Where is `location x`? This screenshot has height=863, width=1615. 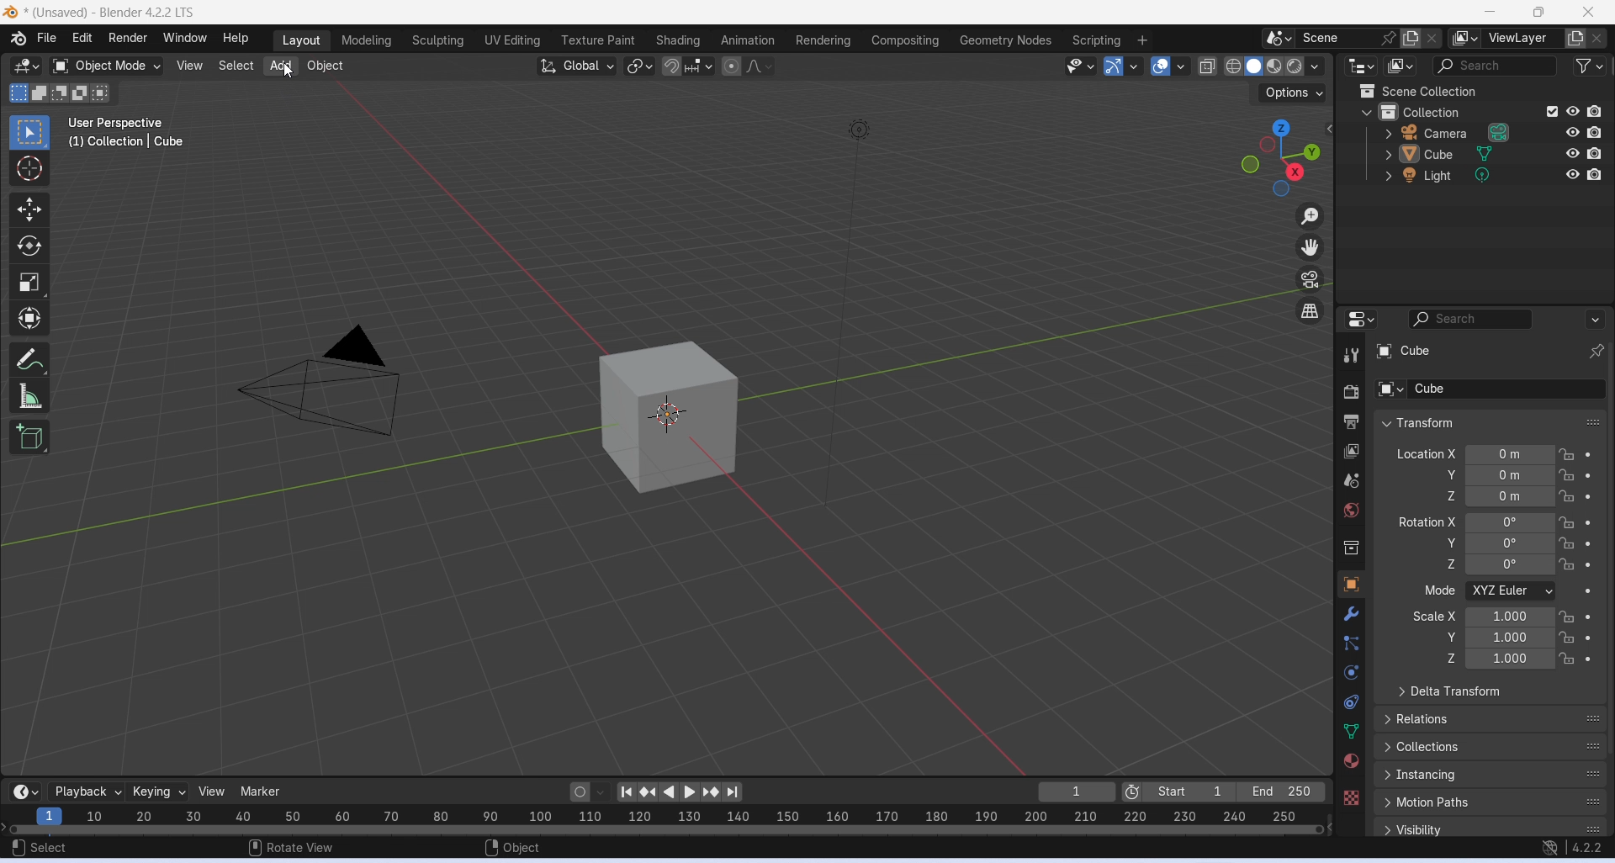
location x is located at coordinates (1424, 453).